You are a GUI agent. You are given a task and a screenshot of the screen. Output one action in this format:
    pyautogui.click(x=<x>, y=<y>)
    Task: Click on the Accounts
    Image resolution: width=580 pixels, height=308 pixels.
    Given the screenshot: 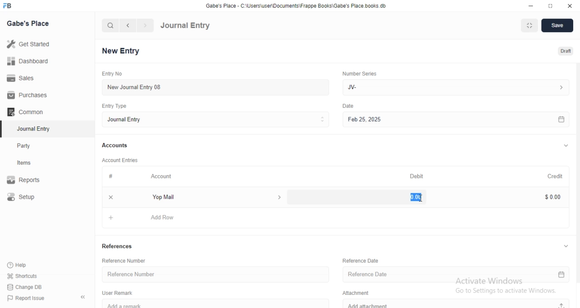 What is the action you would take?
    pyautogui.click(x=116, y=146)
    